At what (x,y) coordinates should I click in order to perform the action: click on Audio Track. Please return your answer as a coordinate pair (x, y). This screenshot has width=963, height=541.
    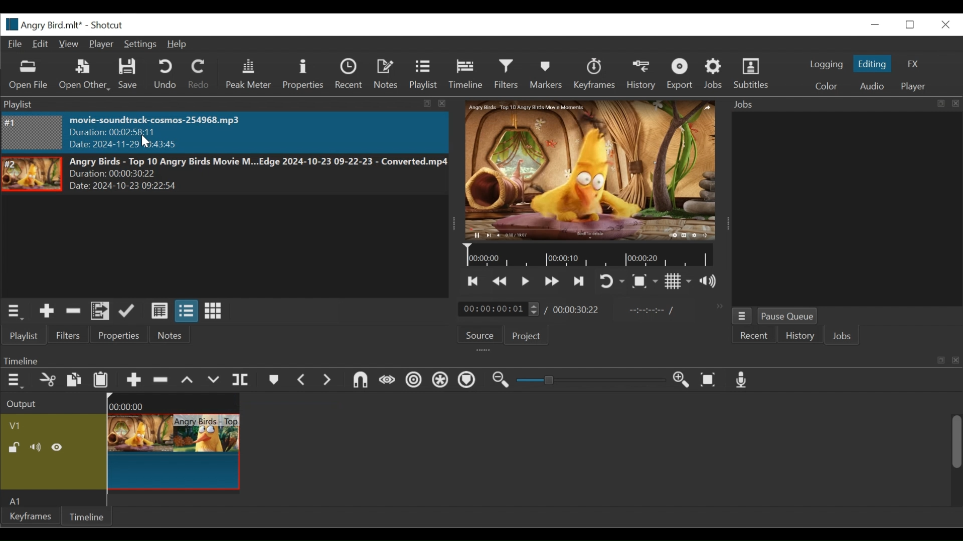
    Looking at the image, I should click on (52, 499).